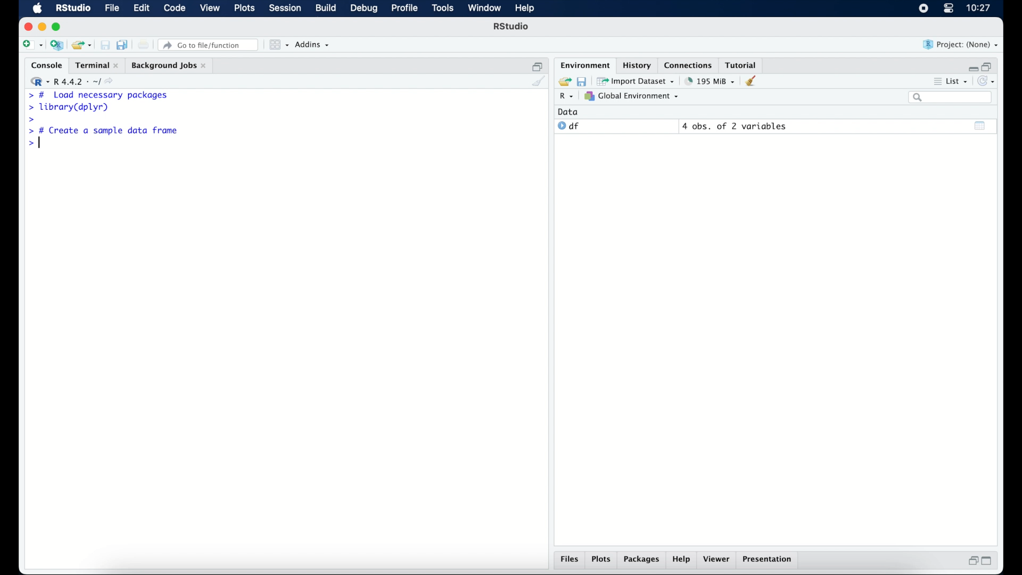 The width and height of the screenshot is (1022, 575). Describe the element at coordinates (754, 81) in the screenshot. I see `clear workspace` at that location.